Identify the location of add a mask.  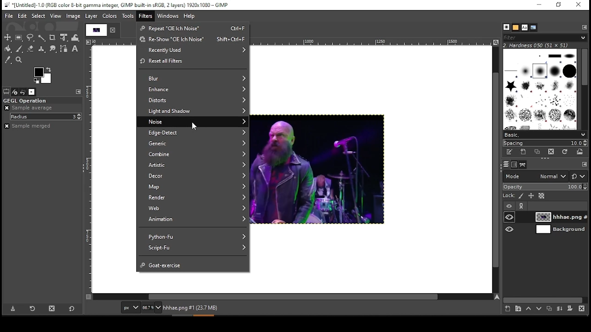
(570, 309).